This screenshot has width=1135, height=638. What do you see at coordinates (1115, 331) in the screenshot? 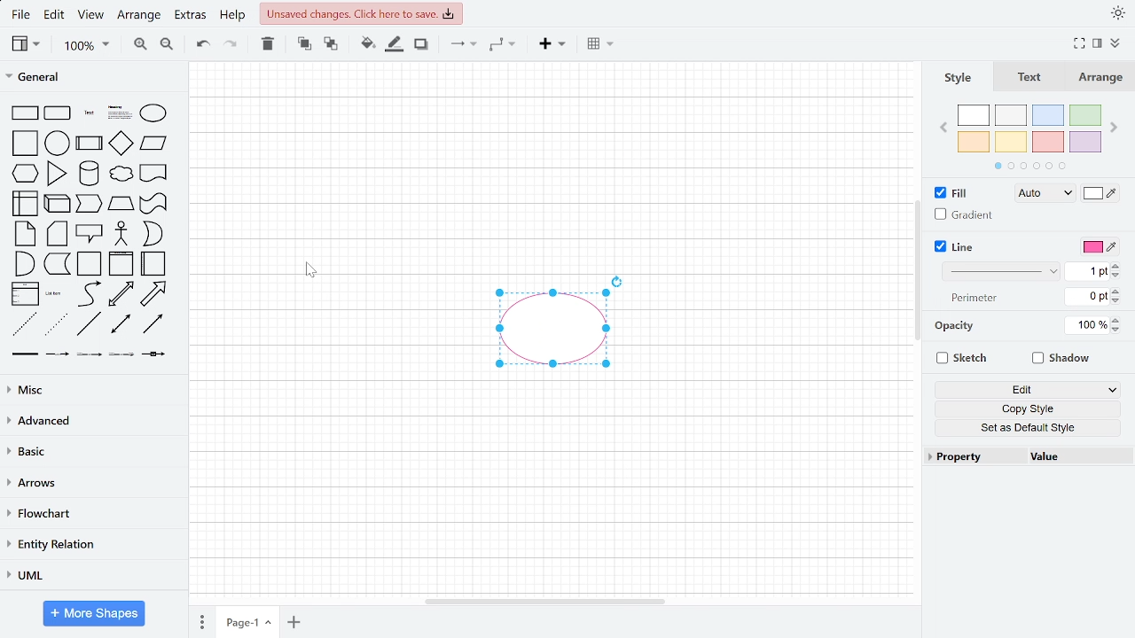
I see `decrease opacity` at bounding box center [1115, 331].